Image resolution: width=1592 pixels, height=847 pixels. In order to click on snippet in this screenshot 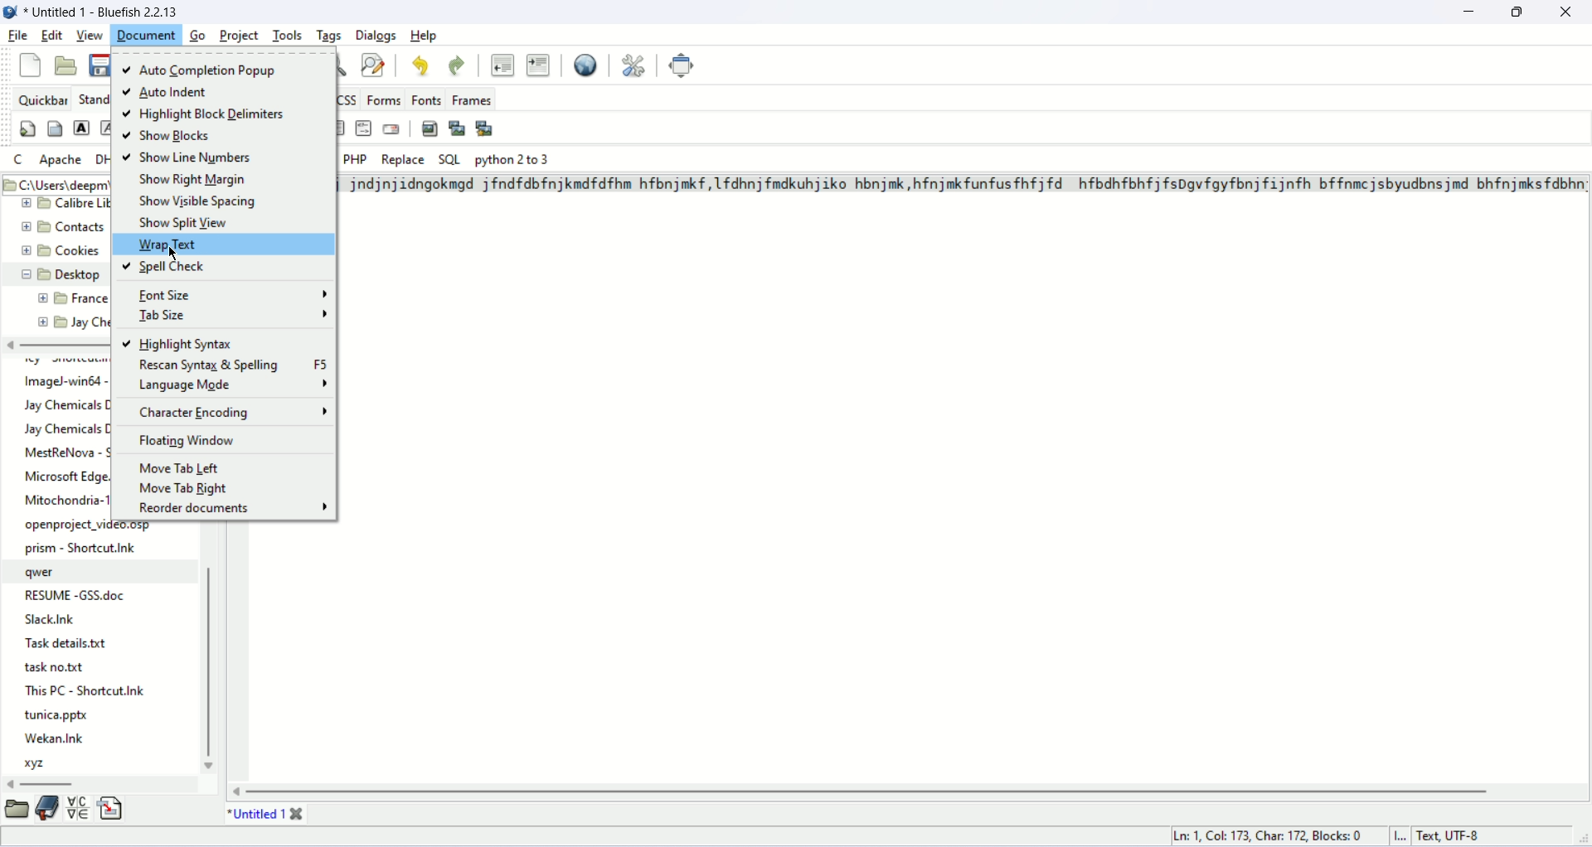, I will do `click(113, 810)`.